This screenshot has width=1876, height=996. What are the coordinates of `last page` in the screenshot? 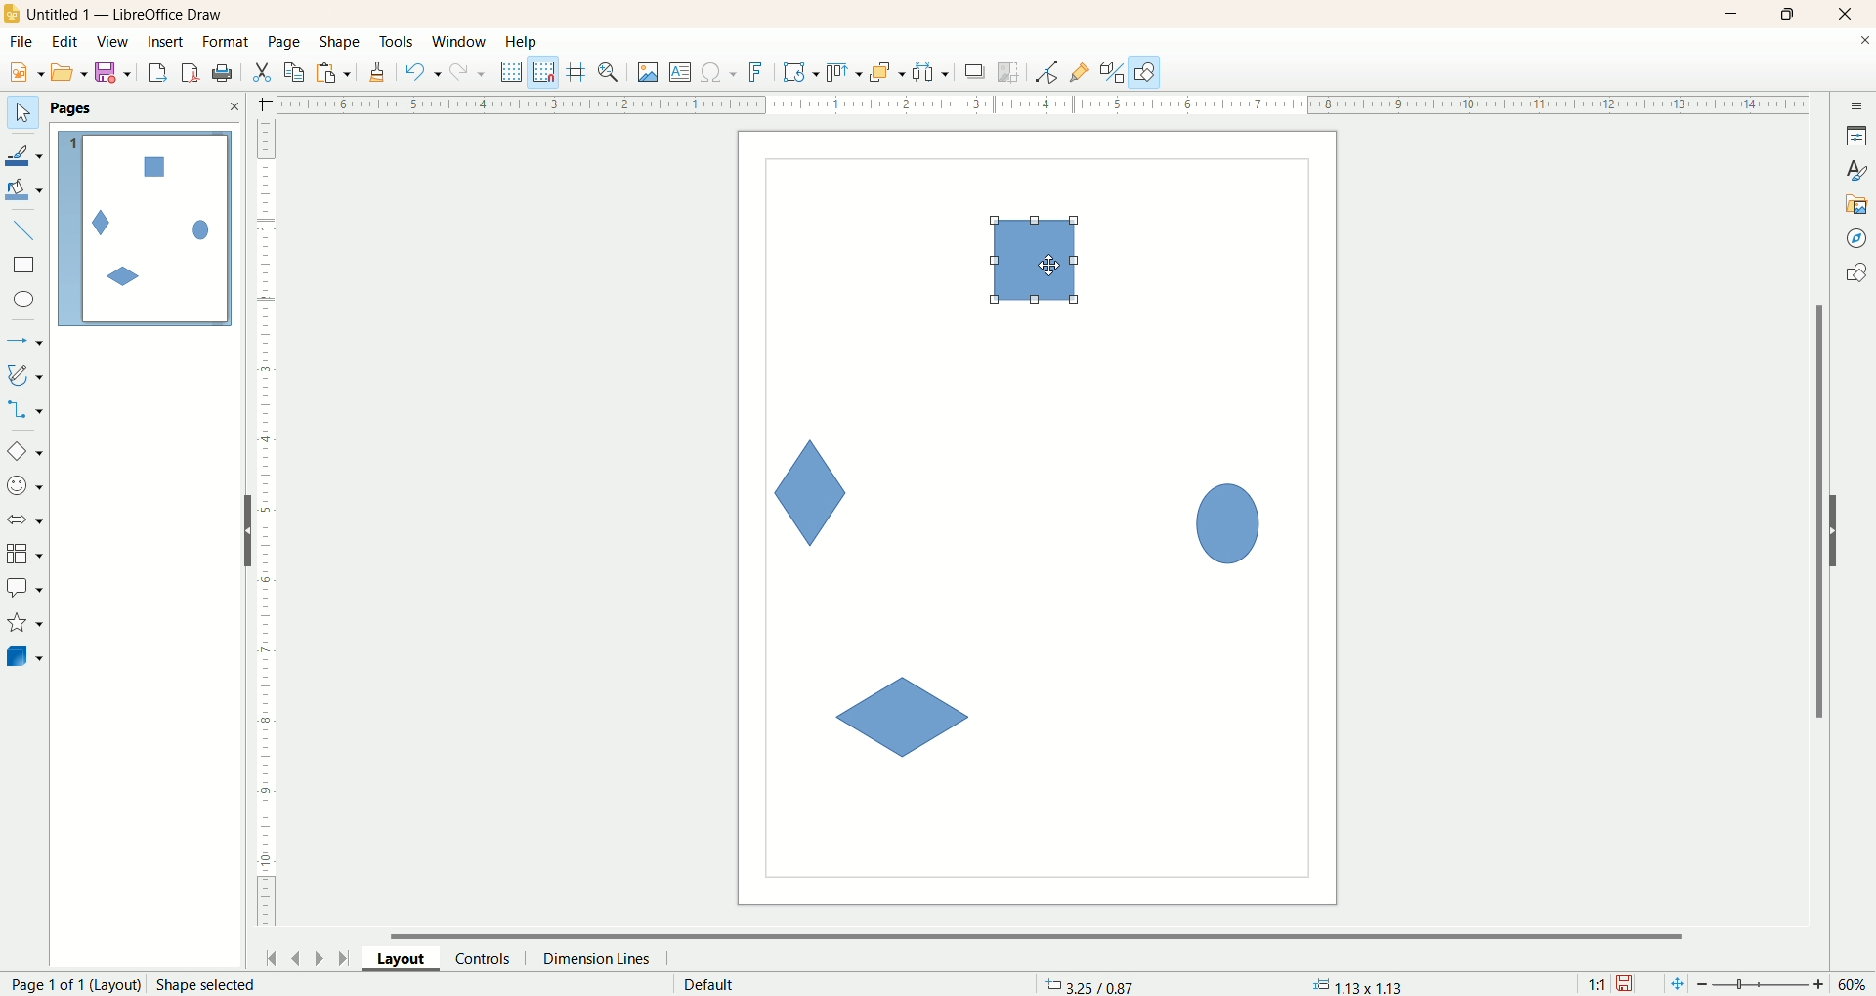 It's located at (347, 956).